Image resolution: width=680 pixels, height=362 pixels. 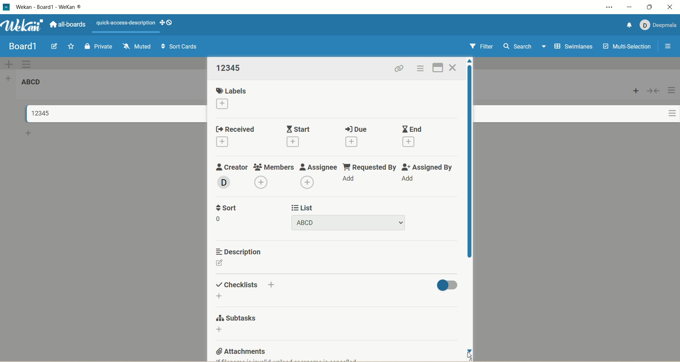 I want to click on toggle button, so click(x=447, y=284).